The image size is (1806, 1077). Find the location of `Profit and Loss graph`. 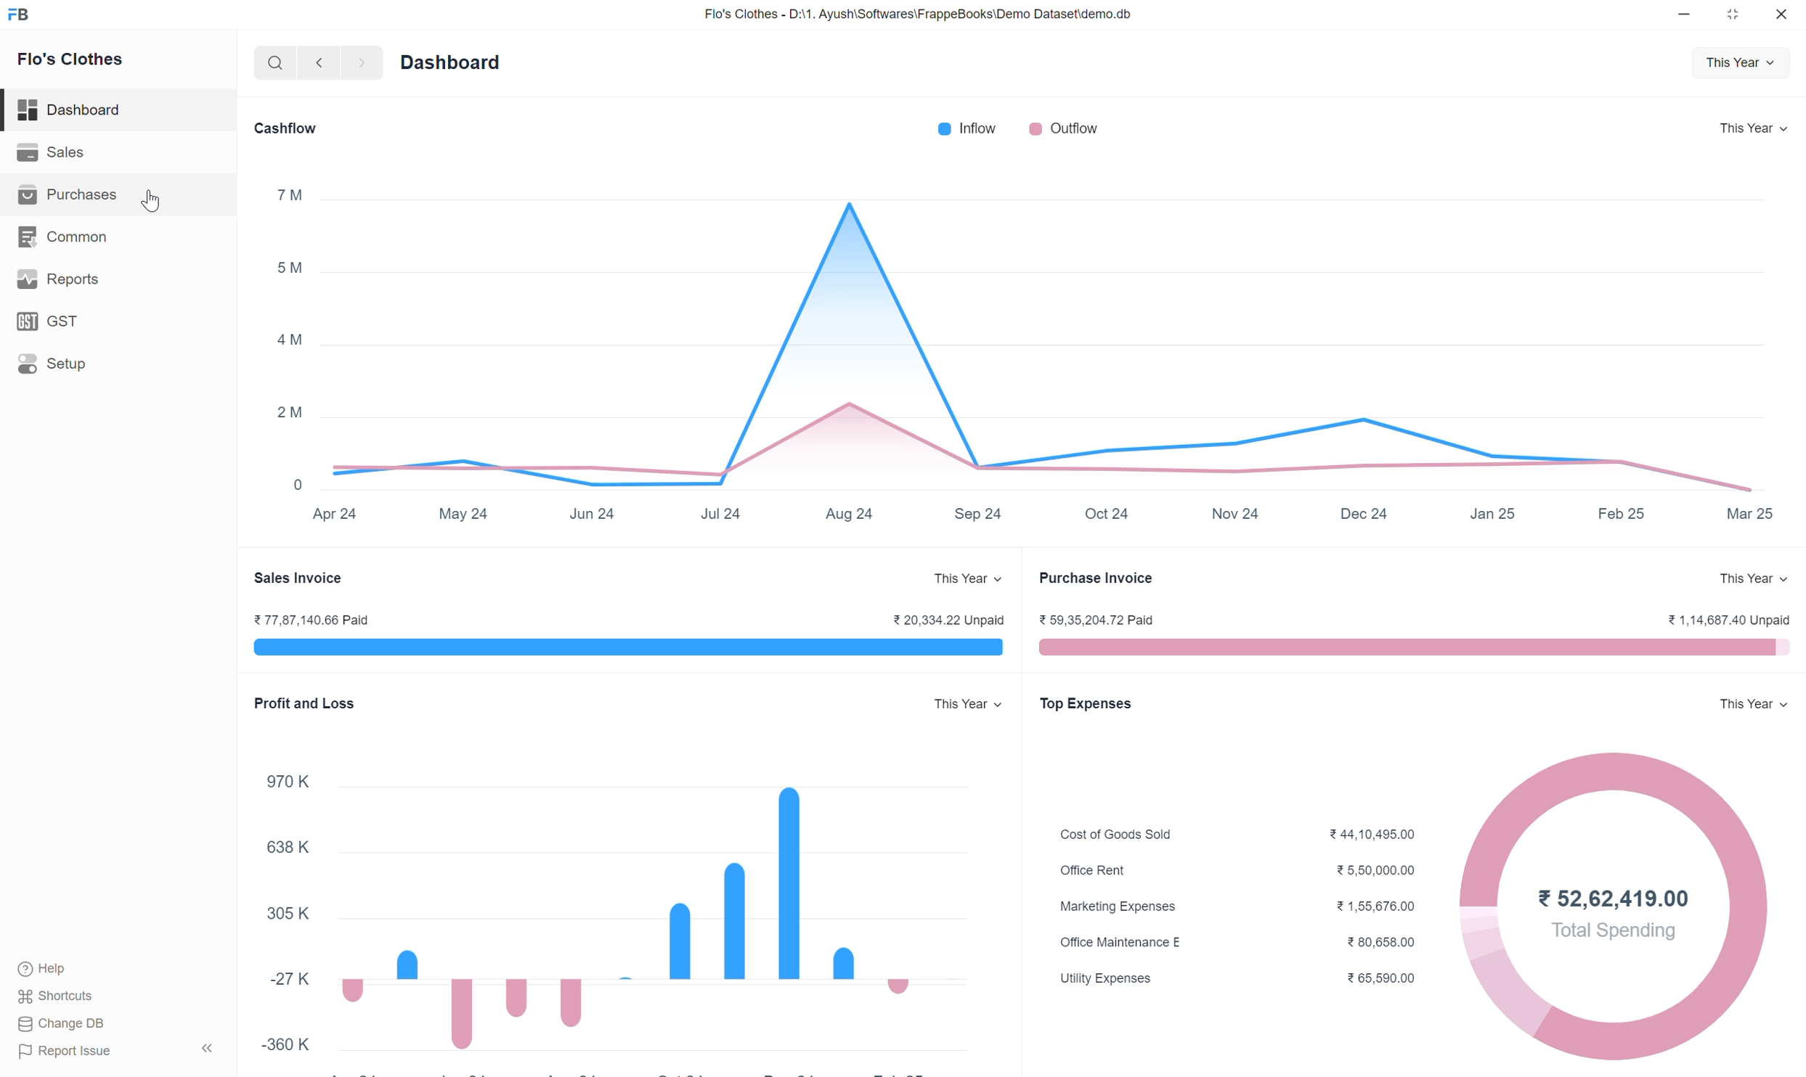

Profit and Loss graph is located at coordinates (658, 905).